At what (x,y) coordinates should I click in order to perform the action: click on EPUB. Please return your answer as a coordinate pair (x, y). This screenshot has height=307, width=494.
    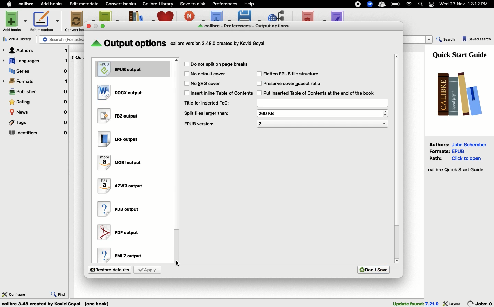
    Looking at the image, I should click on (129, 68).